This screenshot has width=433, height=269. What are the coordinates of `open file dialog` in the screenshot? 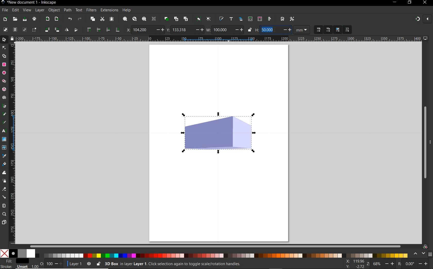 It's located at (15, 19).